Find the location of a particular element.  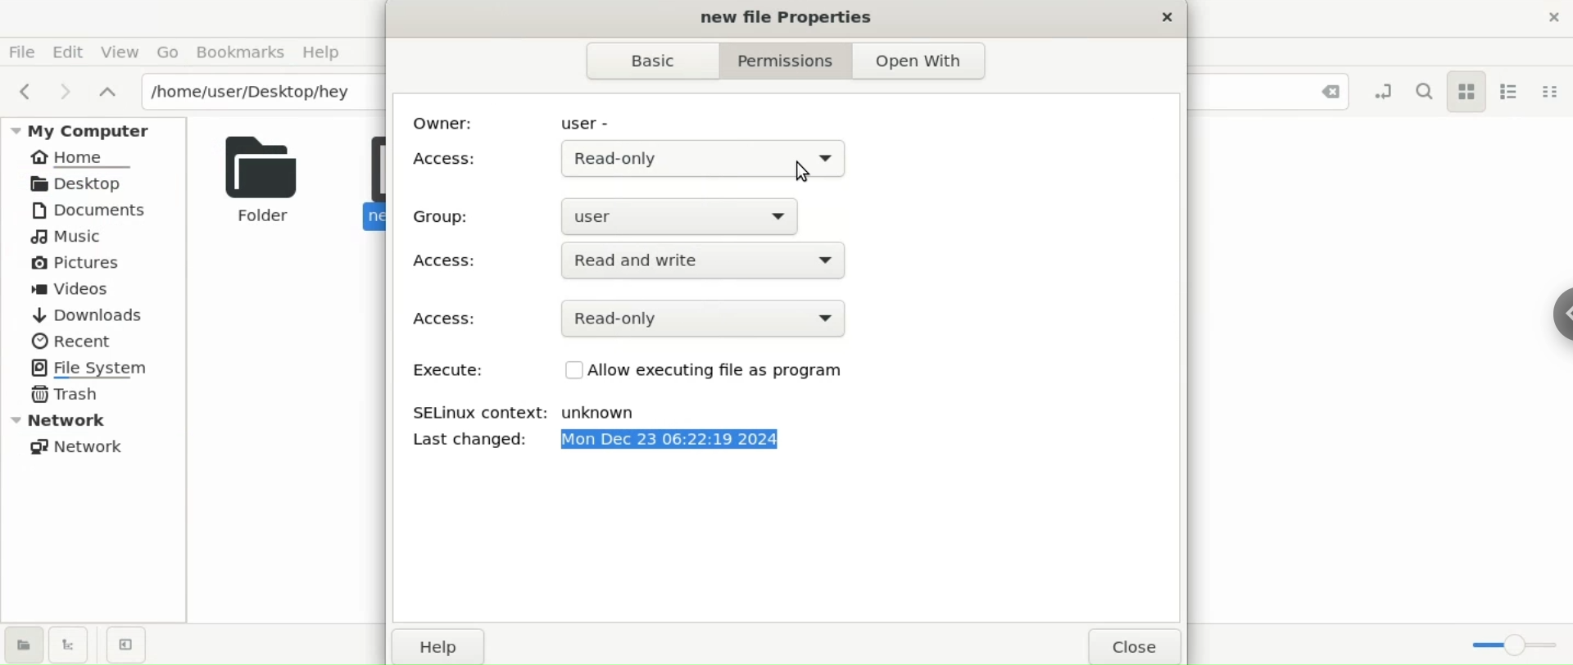

Access is located at coordinates (447, 159).